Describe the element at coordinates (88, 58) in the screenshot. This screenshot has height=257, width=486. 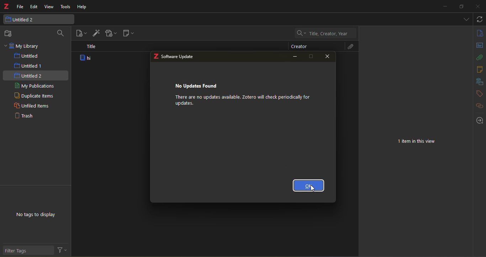
I see `item` at that location.